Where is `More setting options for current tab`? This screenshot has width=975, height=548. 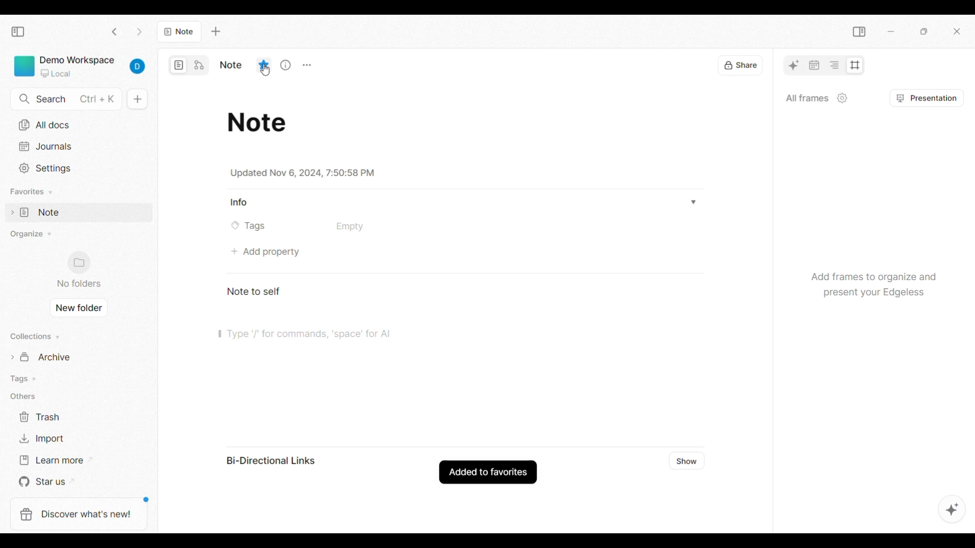 More setting options for current tab is located at coordinates (307, 65).